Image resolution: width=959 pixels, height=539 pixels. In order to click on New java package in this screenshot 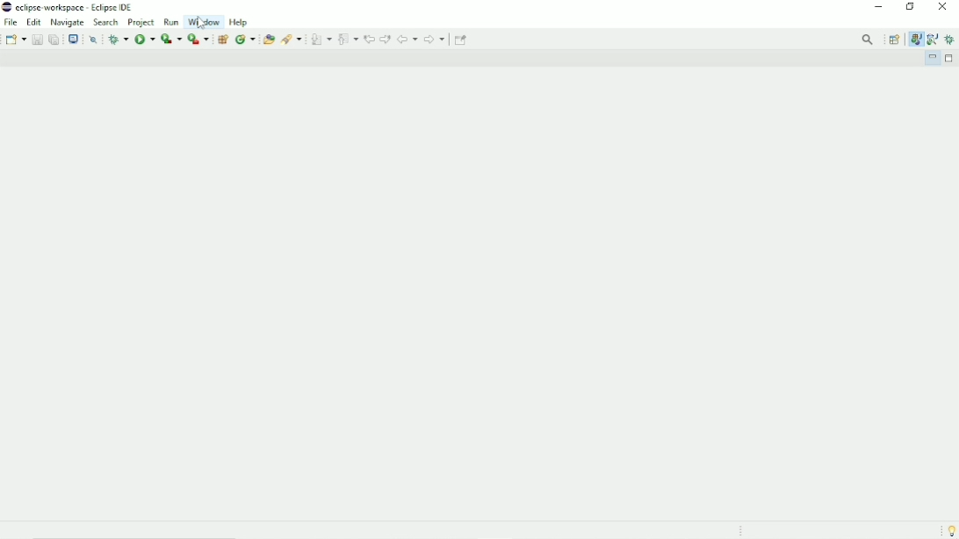, I will do `click(222, 40)`.